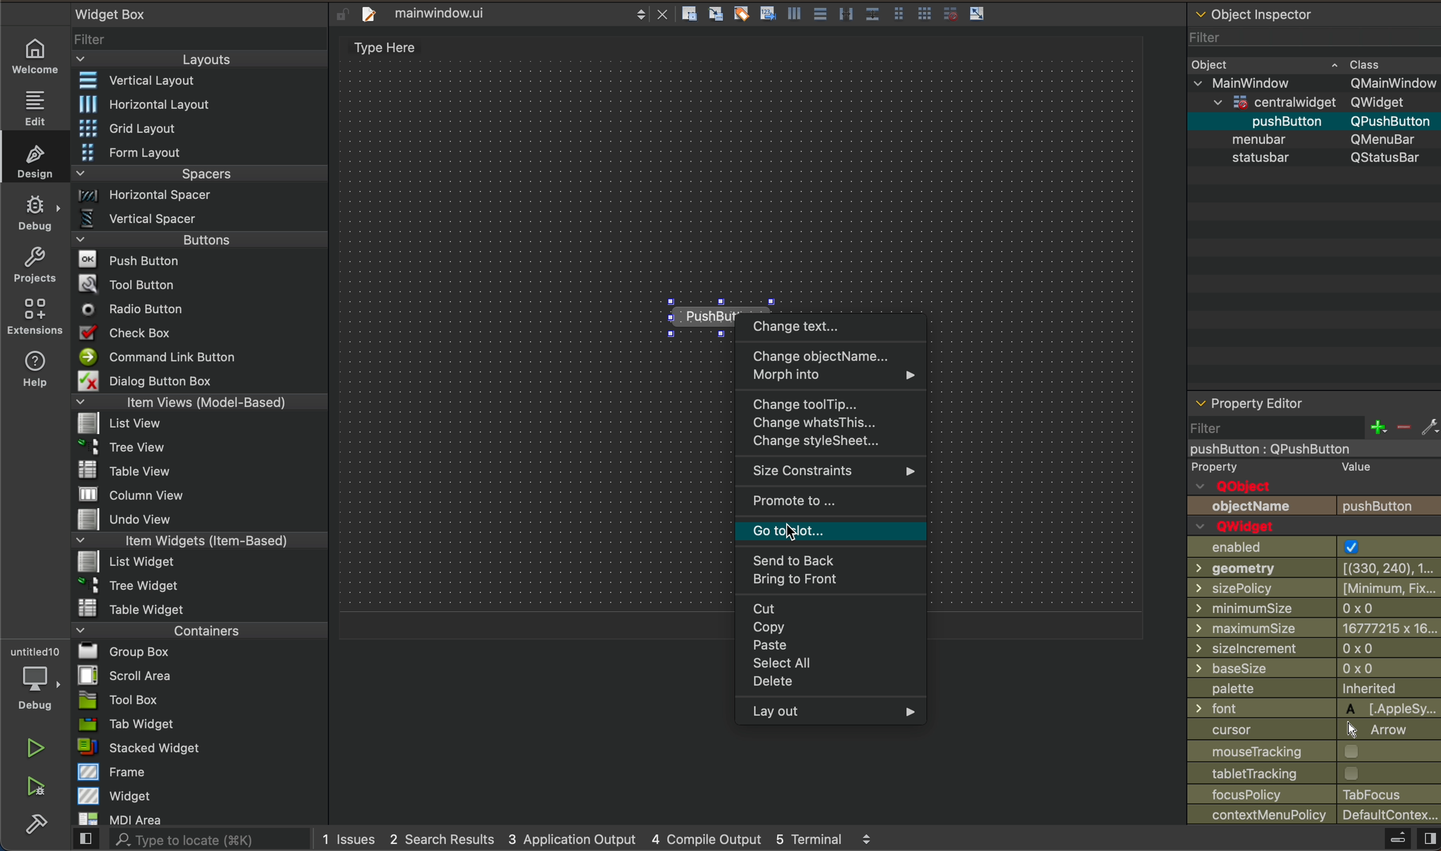 The height and width of the screenshot is (851, 1441). Describe the element at coordinates (666, 14) in the screenshot. I see `close` at that location.